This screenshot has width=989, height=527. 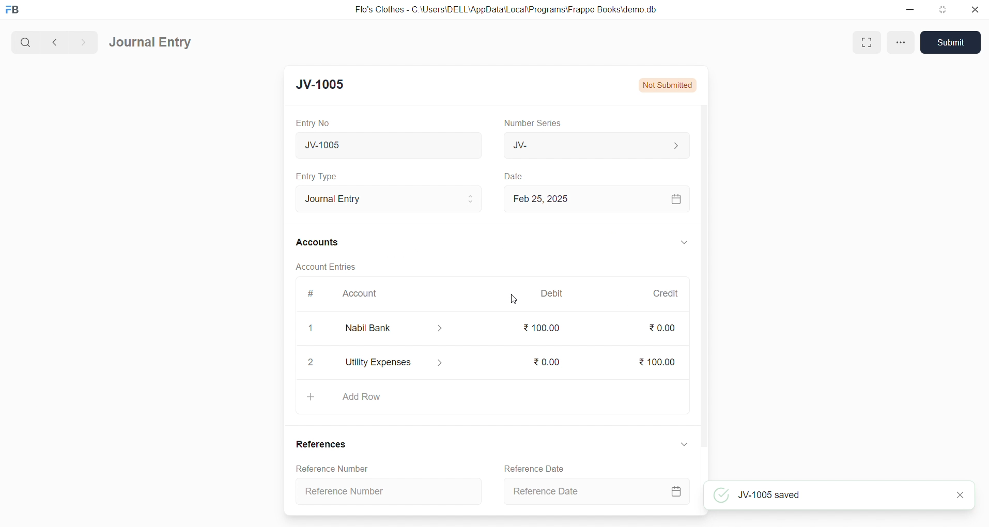 What do you see at coordinates (327, 84) in the screenshot?
I see `New Entry` at bounding box center [327, 84].